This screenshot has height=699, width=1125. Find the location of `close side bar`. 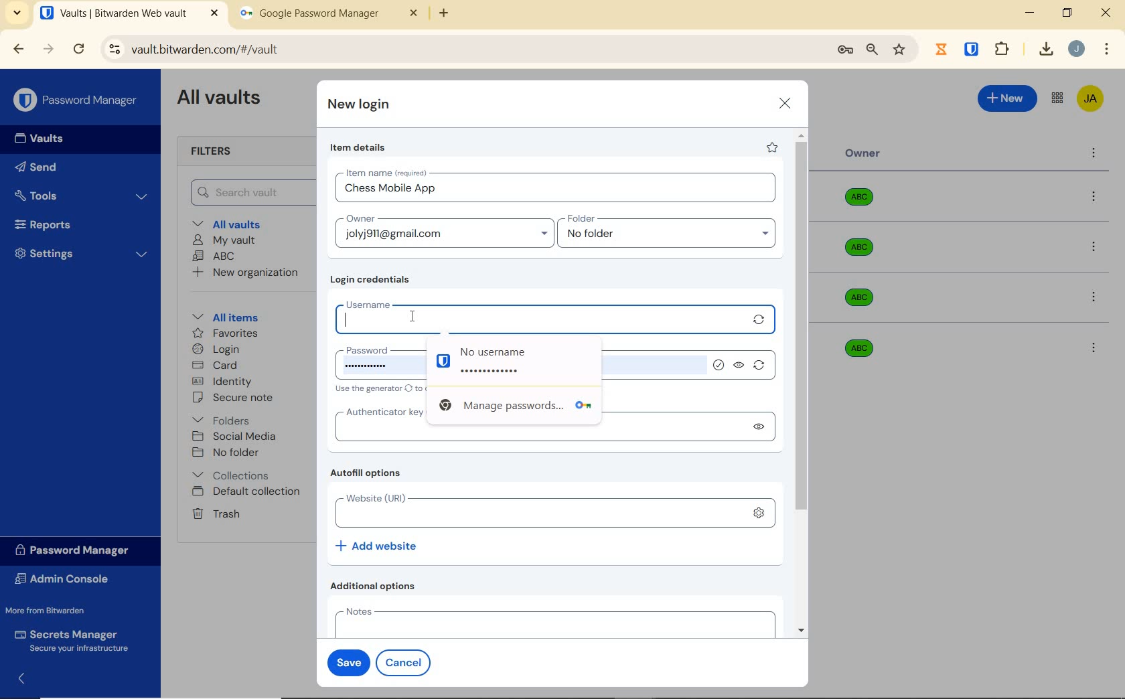

close side bar is located at coordinates (27, 684).